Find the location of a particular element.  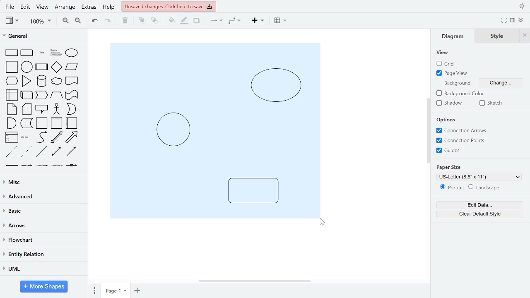

hexagon is located at coordinates (12, 80).